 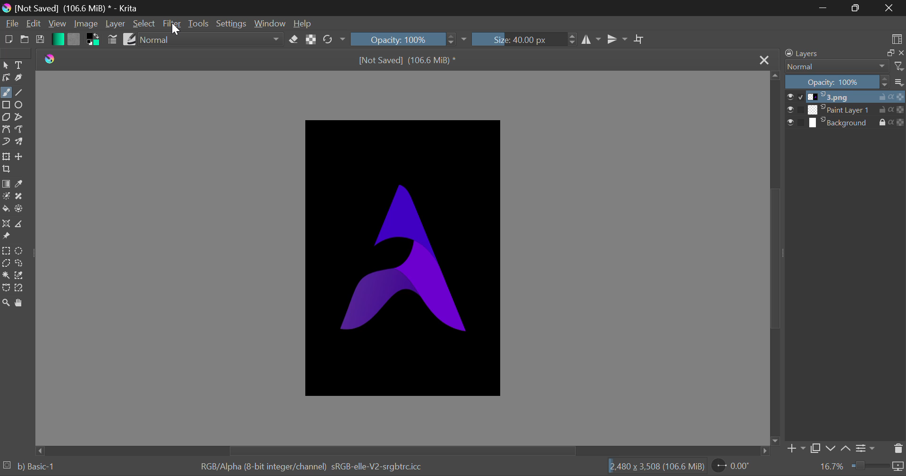 I want to click on Calligraphic Tool, so click(x=20, y=79).